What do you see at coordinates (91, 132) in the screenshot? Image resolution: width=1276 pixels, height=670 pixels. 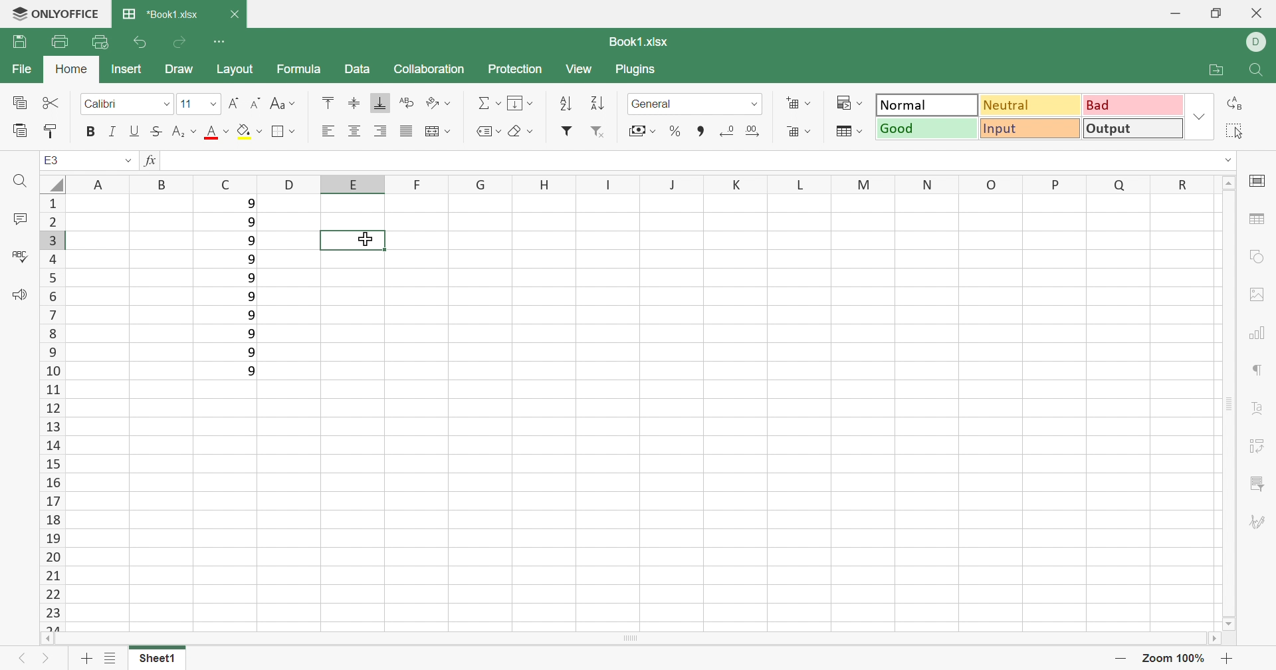 I see `Bold` at bounding box center [91, 132].